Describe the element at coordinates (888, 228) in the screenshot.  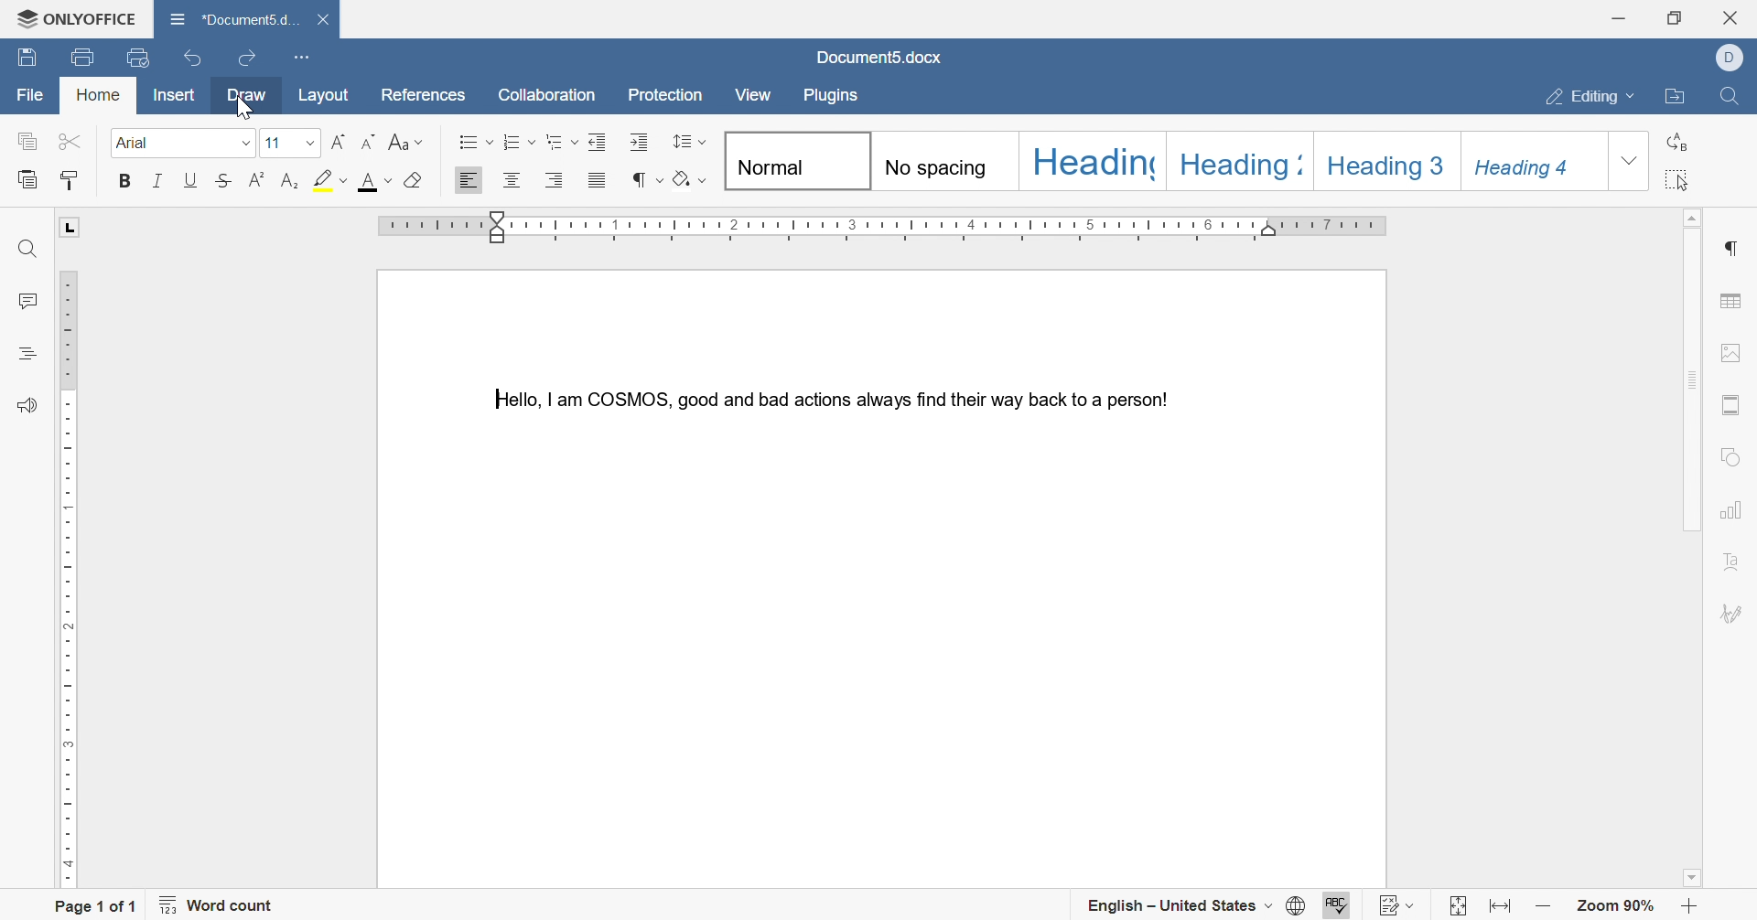
I see `ruler` at that location.